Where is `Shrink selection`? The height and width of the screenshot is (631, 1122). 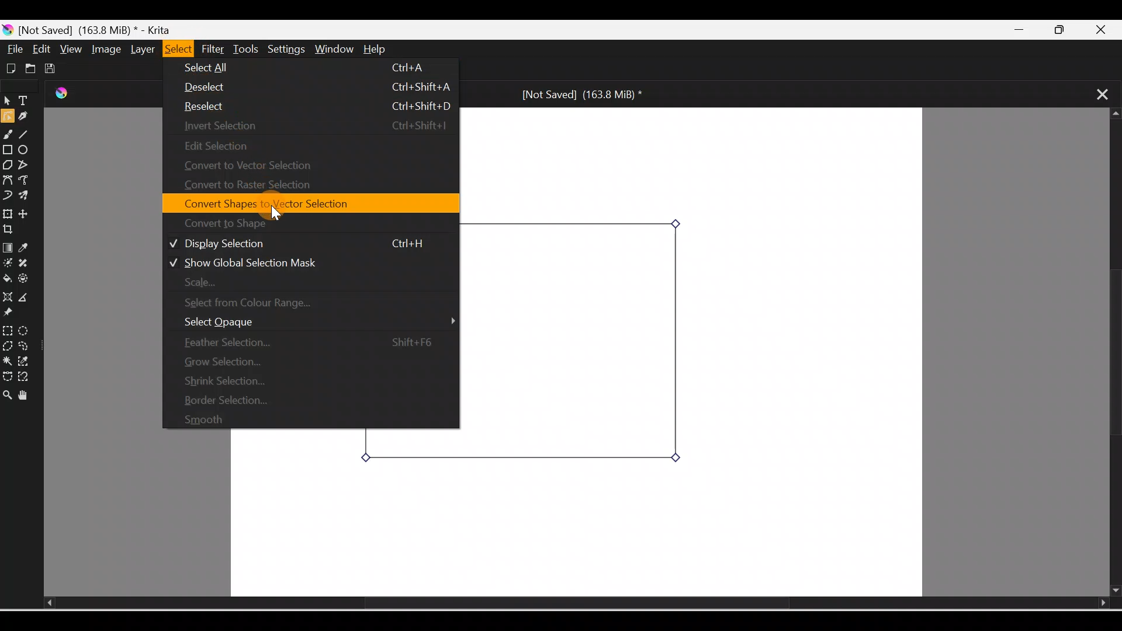
Shrink selection is located at coordinates (313, 379).